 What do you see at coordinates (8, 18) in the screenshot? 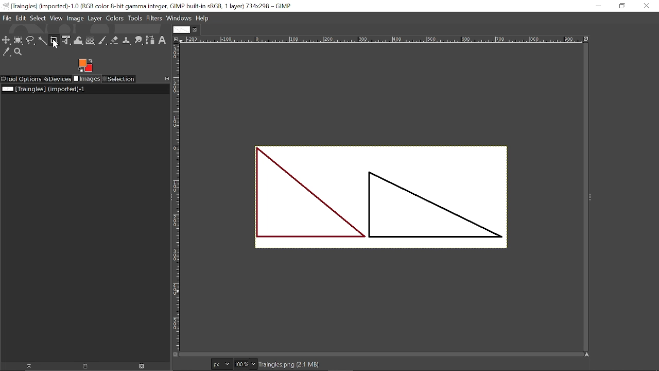
I see `File` at bounding box center [8, 18].